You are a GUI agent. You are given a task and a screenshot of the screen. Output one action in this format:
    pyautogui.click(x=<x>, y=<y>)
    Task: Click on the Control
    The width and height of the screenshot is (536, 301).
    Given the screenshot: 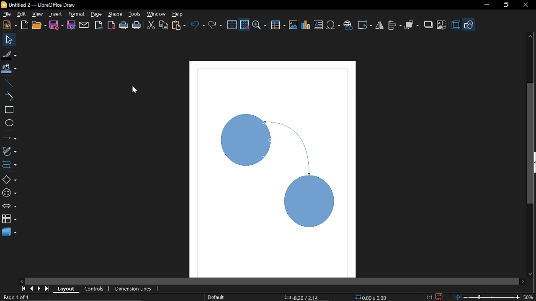 What is the action you would take?
    pyautogui.click(x=96, y=289)
    